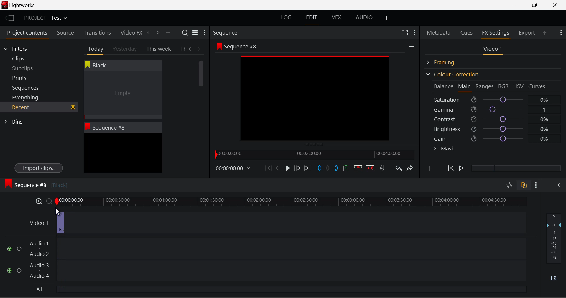  Describe the element at coordinates (233, 169) in the screenshot. I see `Frame Time` at that location.